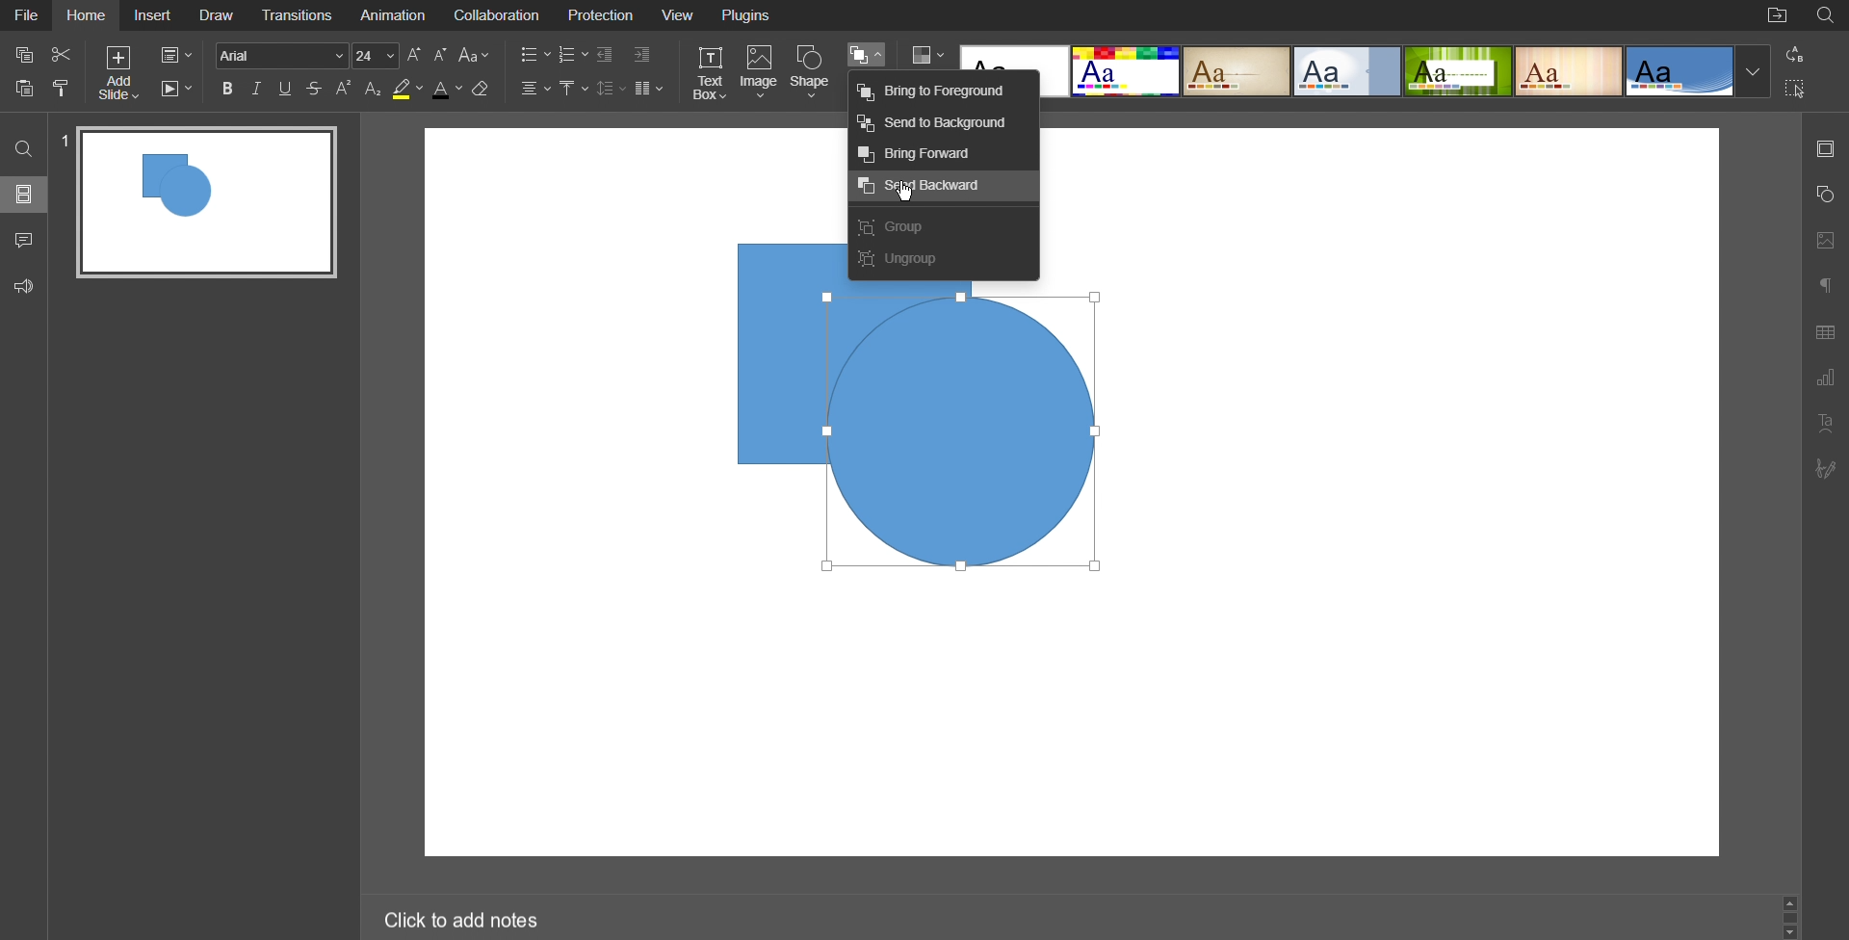  I want to click on Ungroup, so click(940, 258).